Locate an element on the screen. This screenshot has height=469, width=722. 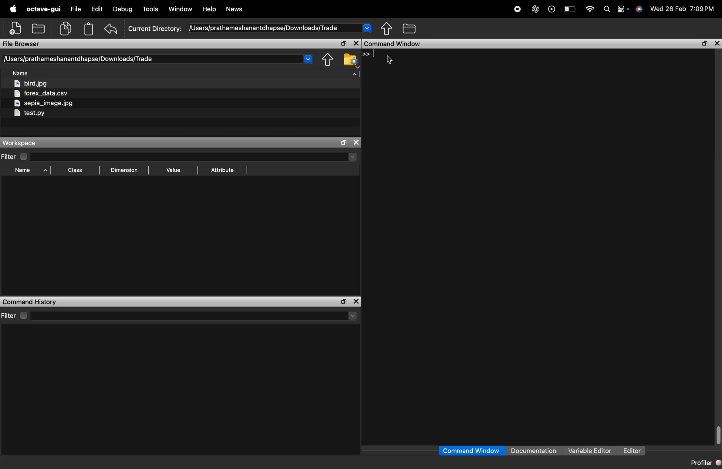
octave-gui is located at coordinates (45, 9).